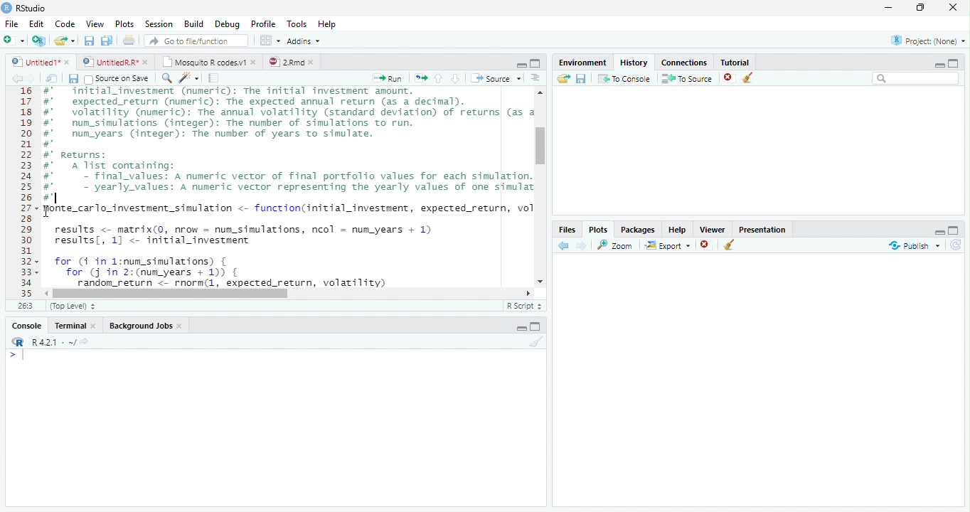  What do you see at coordinates (542, 146) in the screenshot?
I see `Scroll Bar` at bounding box center [542, 146].